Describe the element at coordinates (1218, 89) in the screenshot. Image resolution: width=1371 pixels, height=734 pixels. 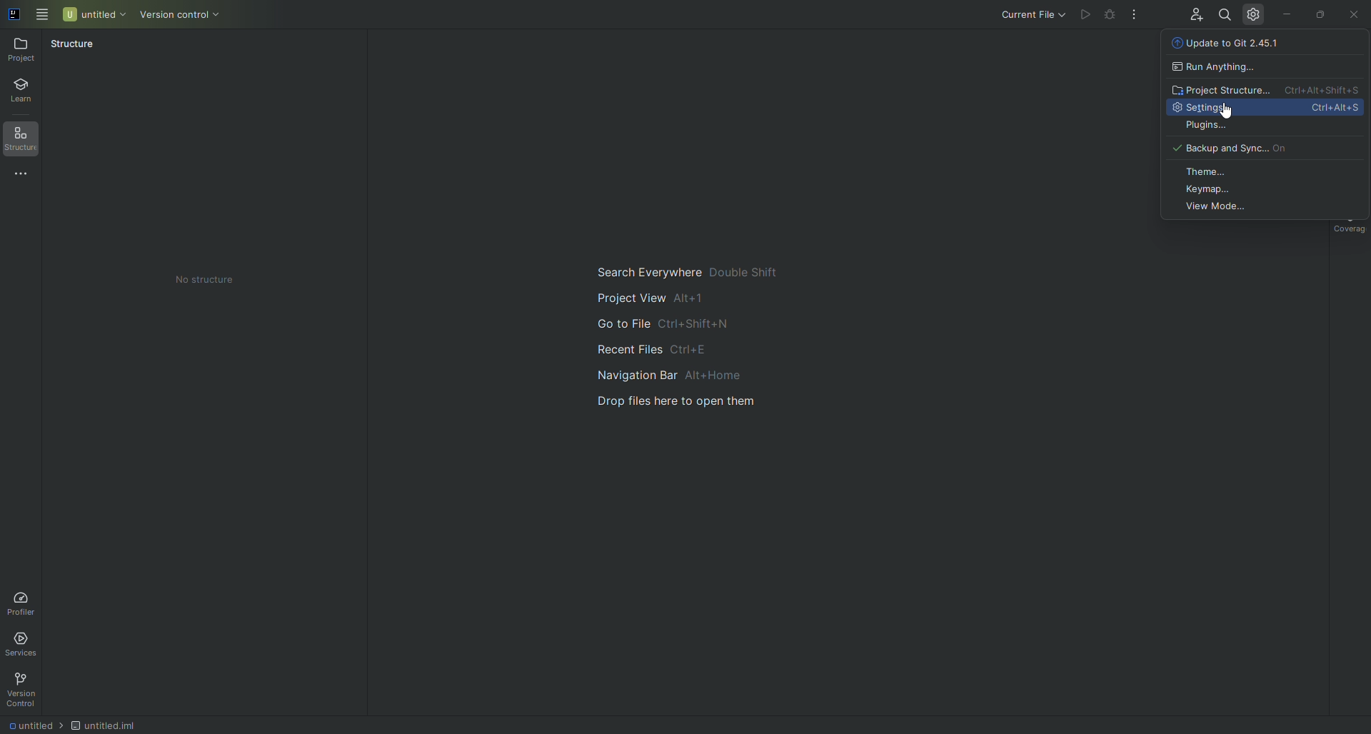
I see `Project structure` at that location.